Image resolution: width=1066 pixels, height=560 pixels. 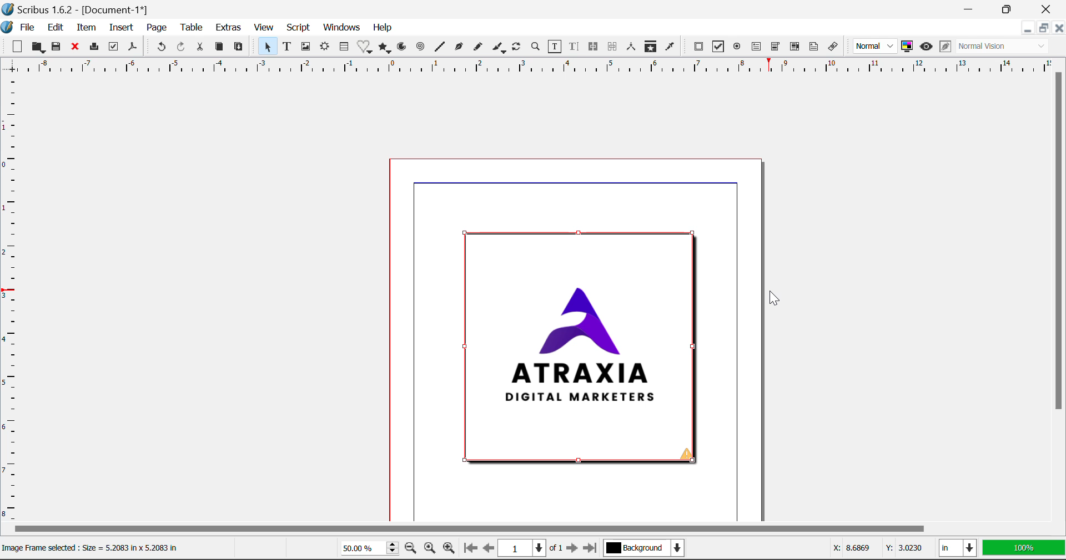 What do you see at coordinates (592, 546) in the screenshot?
I see `Last page` at bounding box center [592, 546].